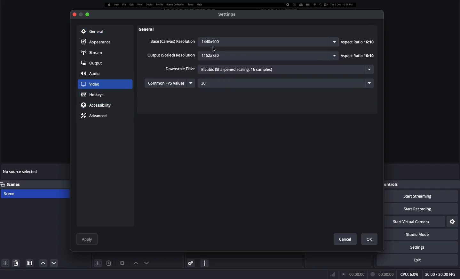  Describe the element at coordinates (92, 52) in the screenshot. I see `Stream` at that location.